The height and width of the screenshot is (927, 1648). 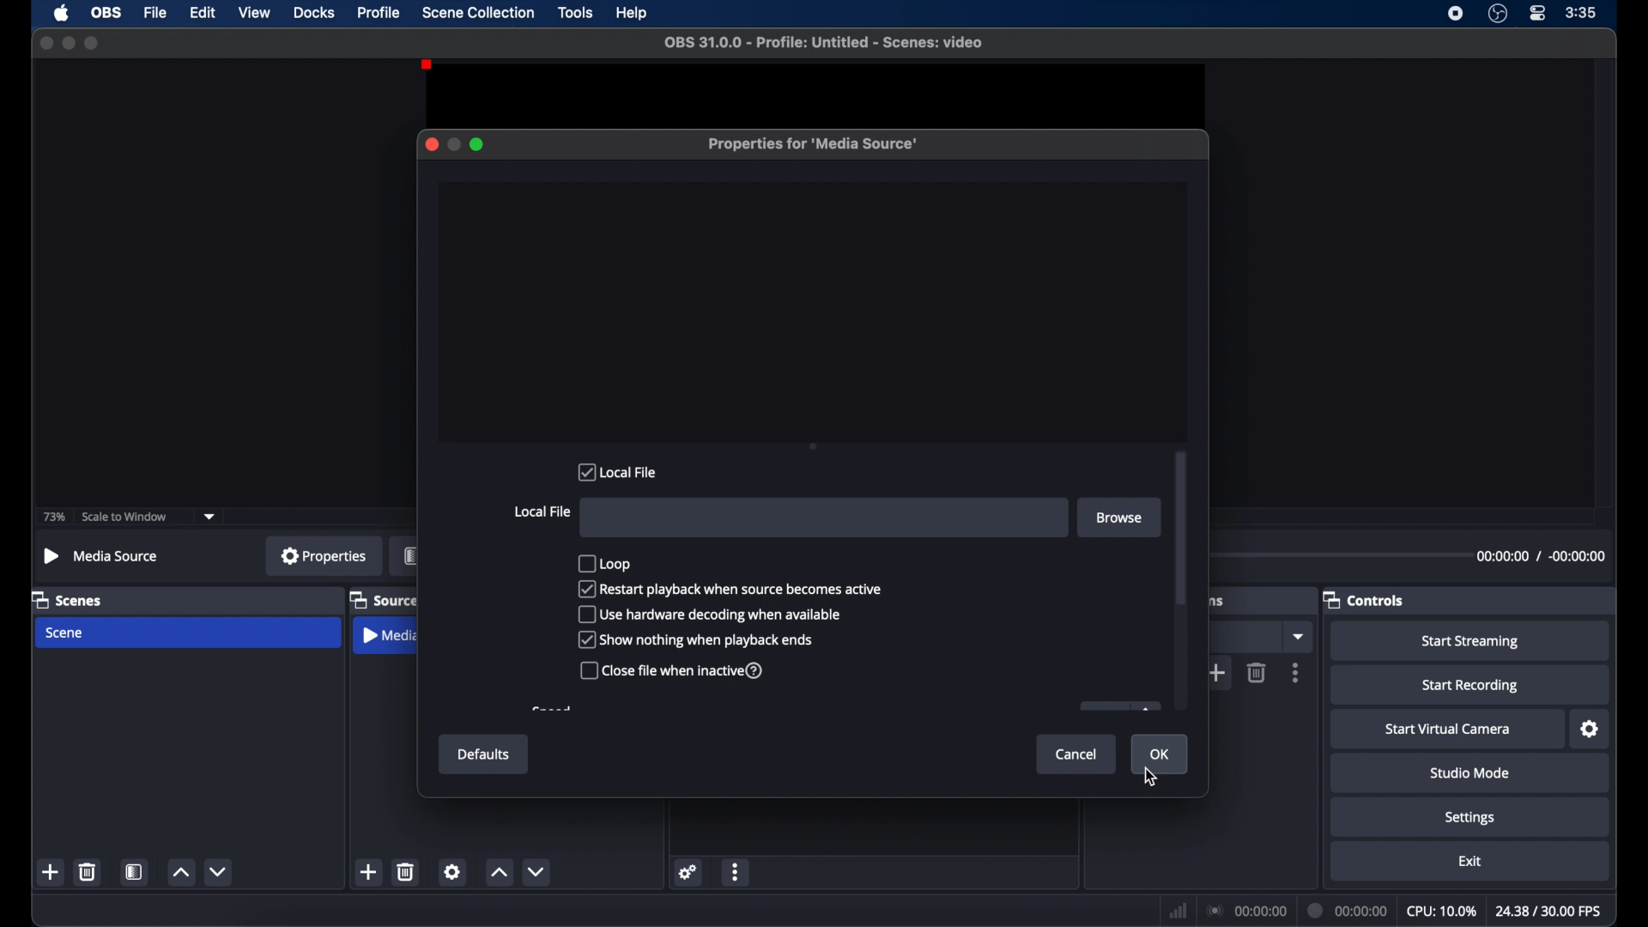 I want to click on duration, so click(x=1348, y=910).